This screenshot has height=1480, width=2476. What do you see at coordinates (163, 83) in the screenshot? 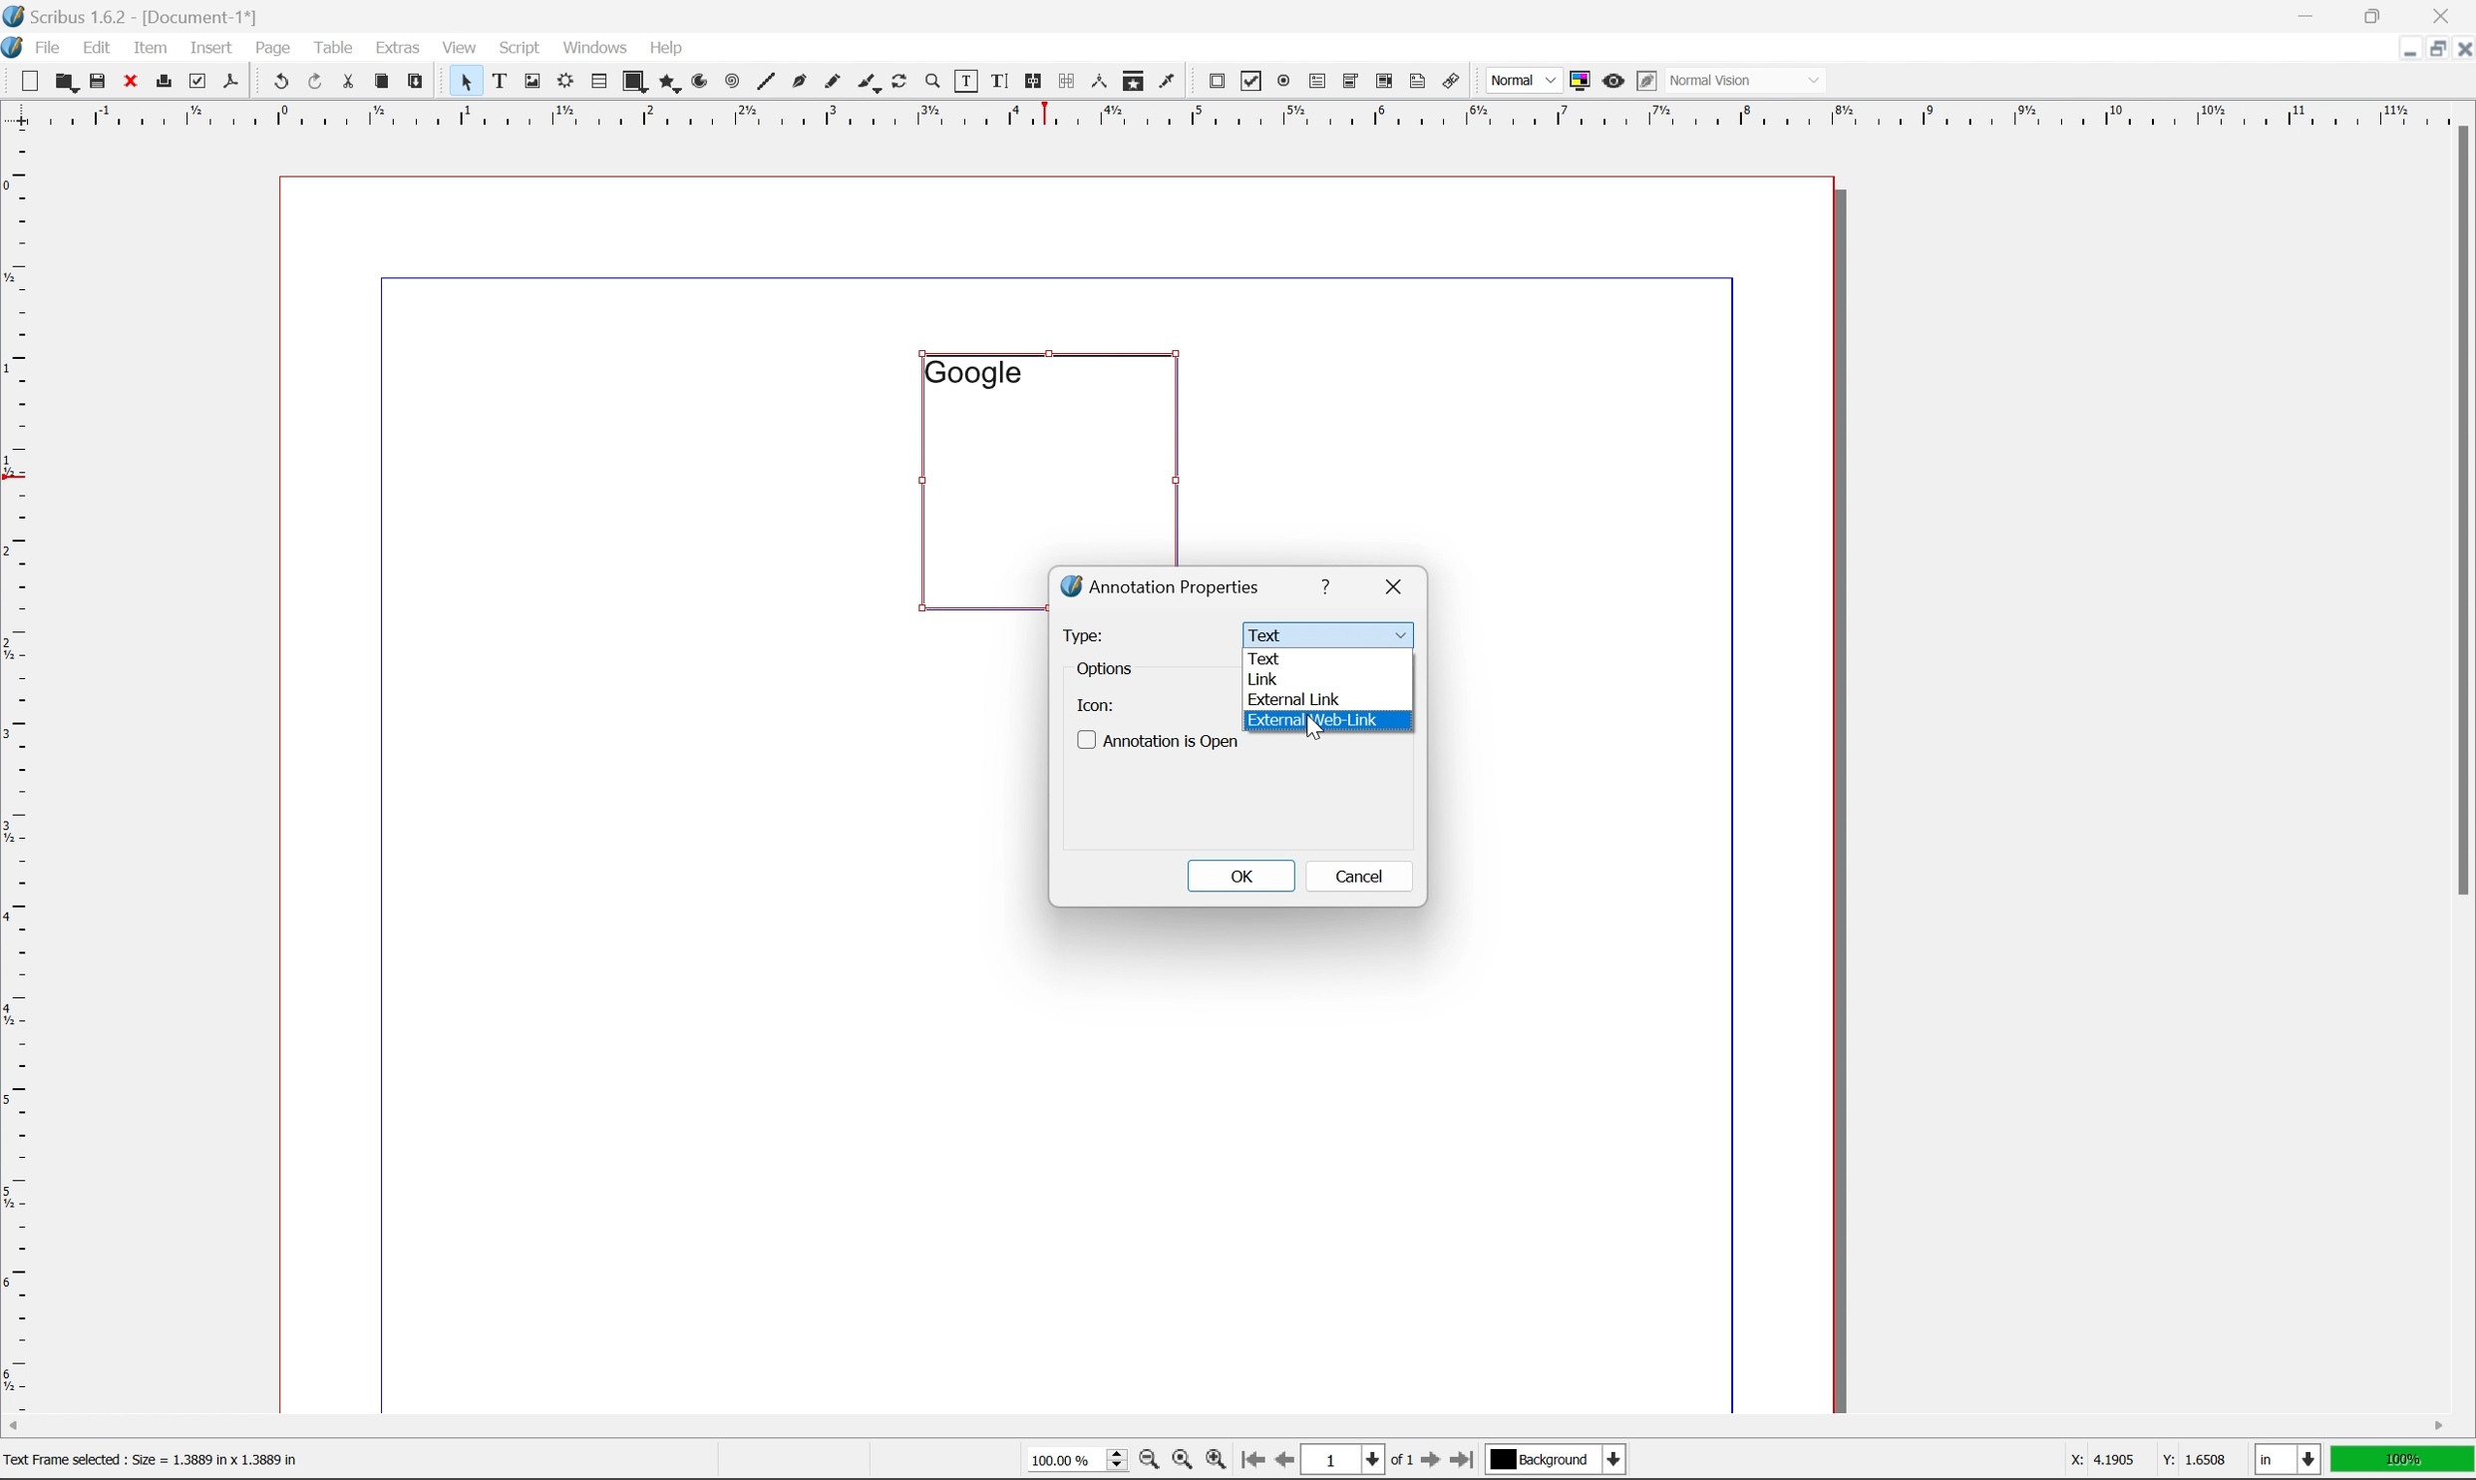
I see `print` at bounding box center [163, 83].